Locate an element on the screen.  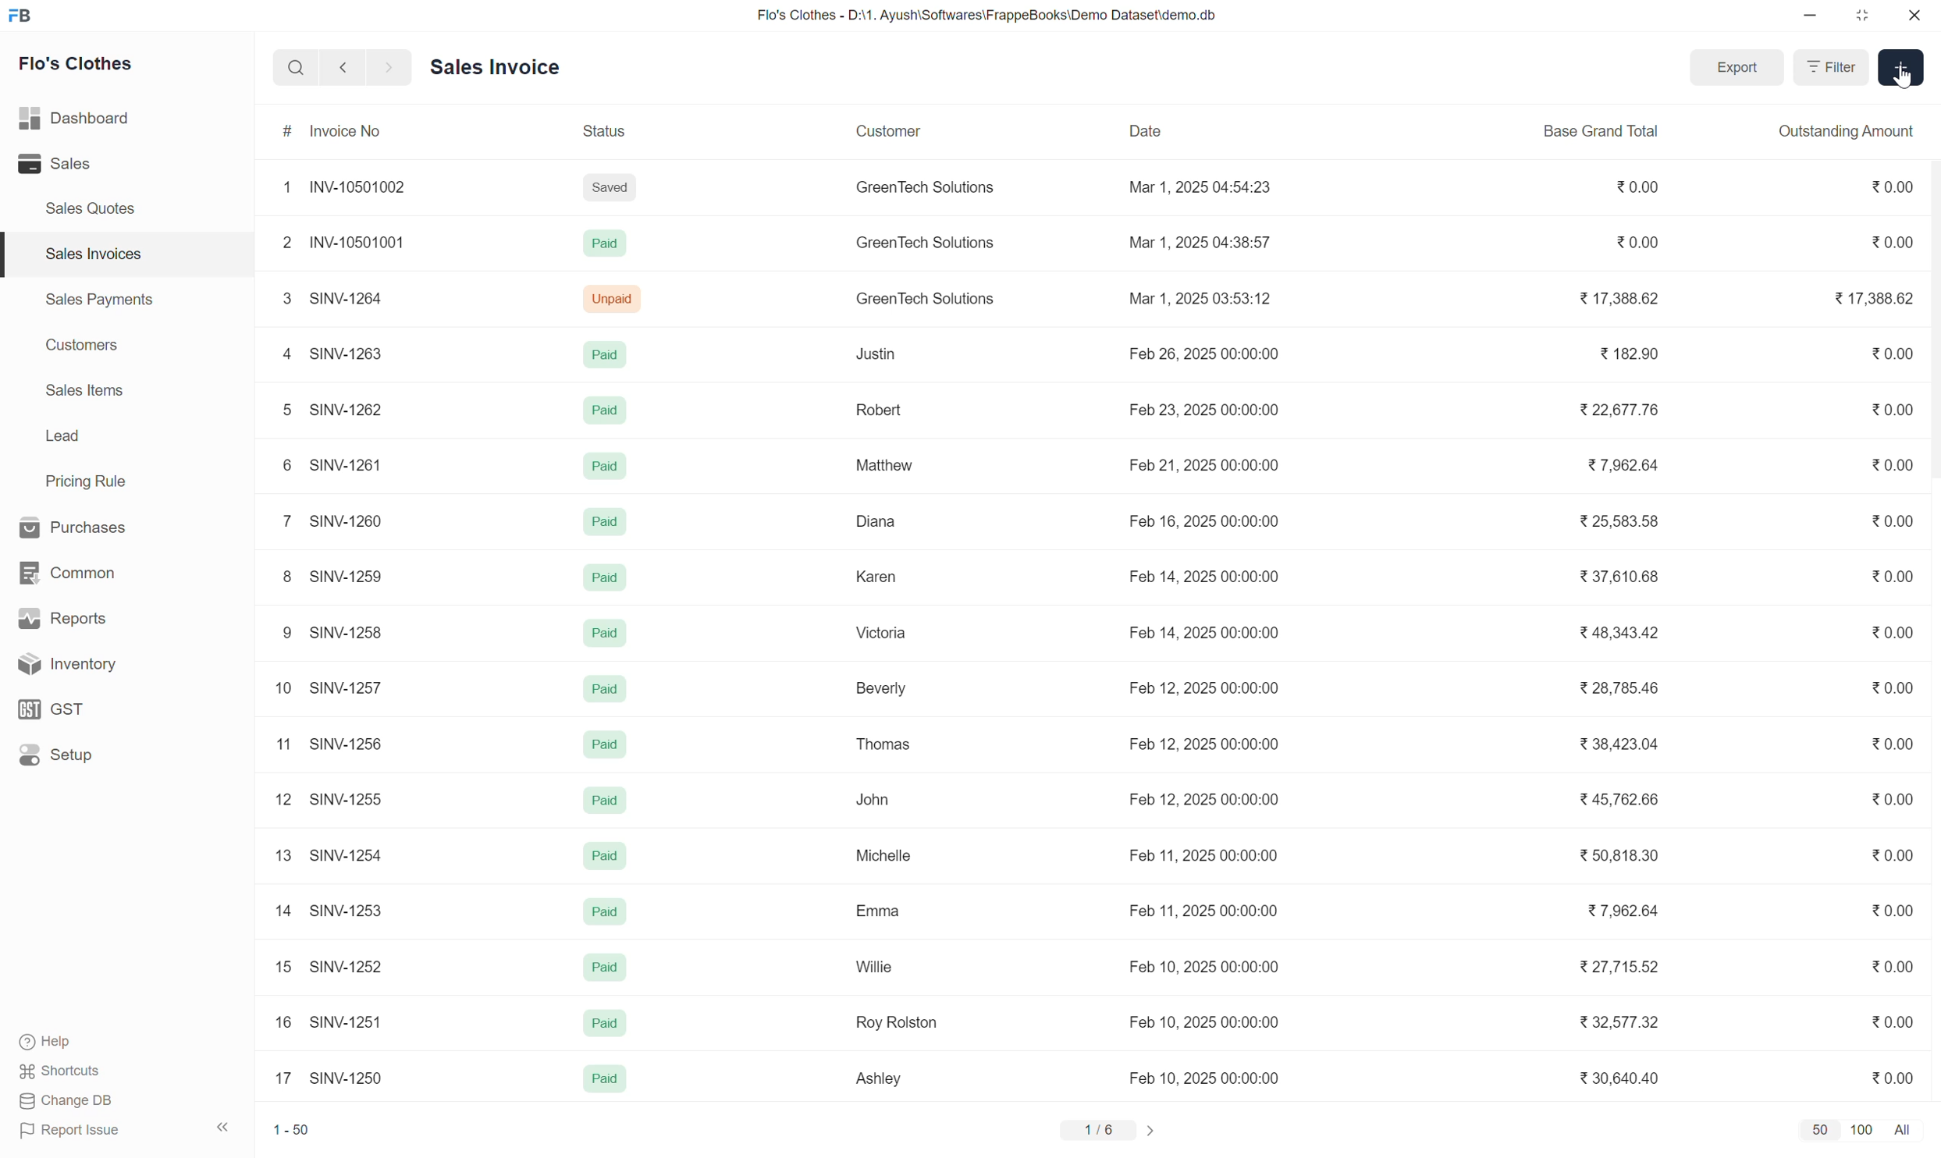
SINV-1264 is located at coordinates (347, 296).